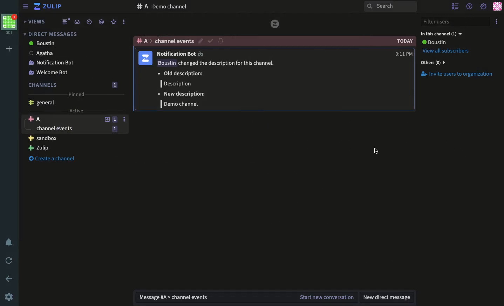  Describe the element at coordinates (405, 41) in the screenshot. I see `Time` at that location.